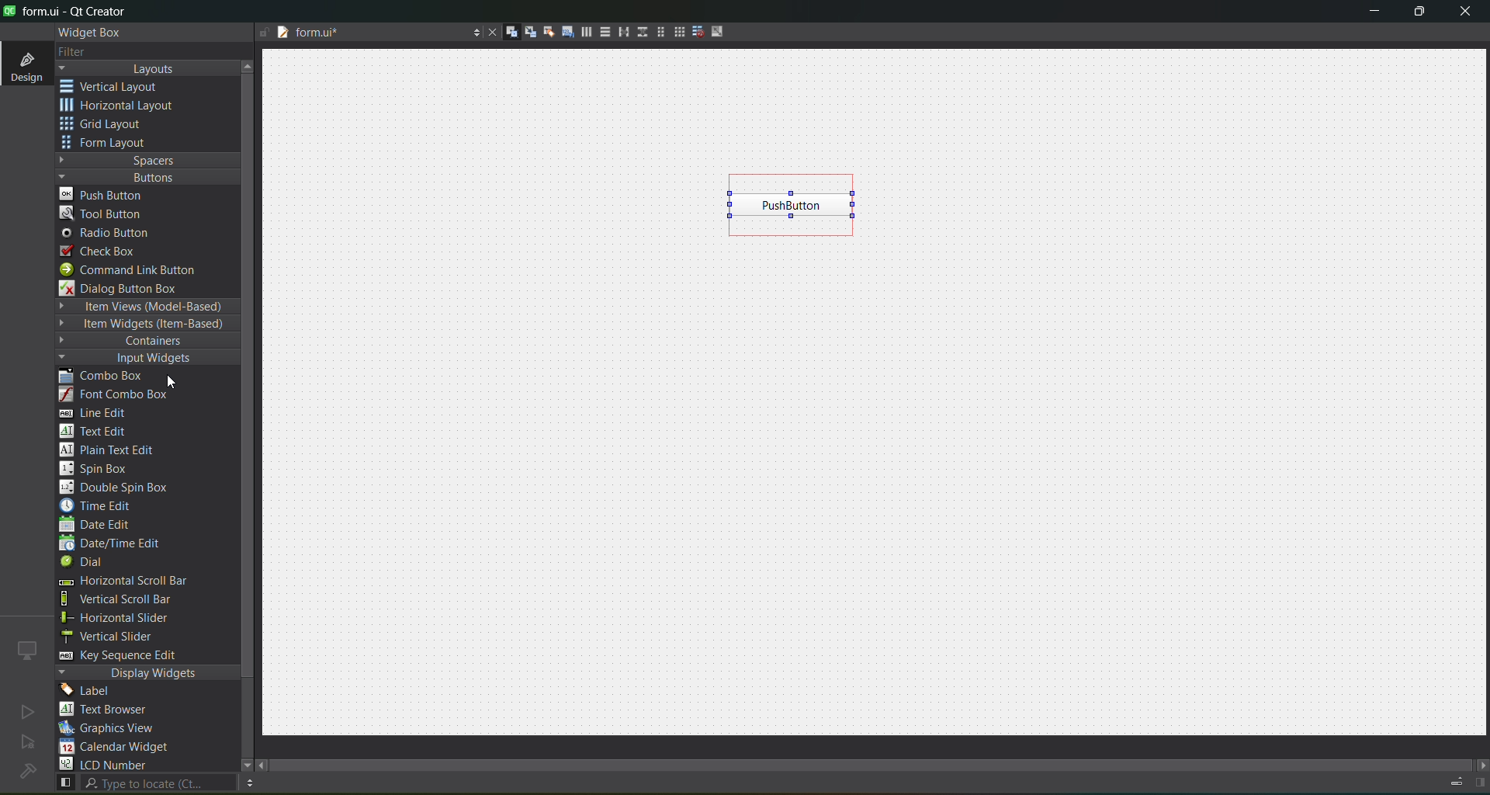 The height and width of the screenshot is (795, 1490). I want to click on move down, so click(239, 763).